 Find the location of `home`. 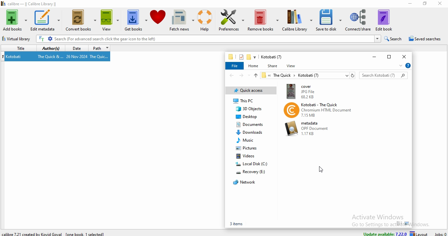

home is located at coordinates (254, 65).